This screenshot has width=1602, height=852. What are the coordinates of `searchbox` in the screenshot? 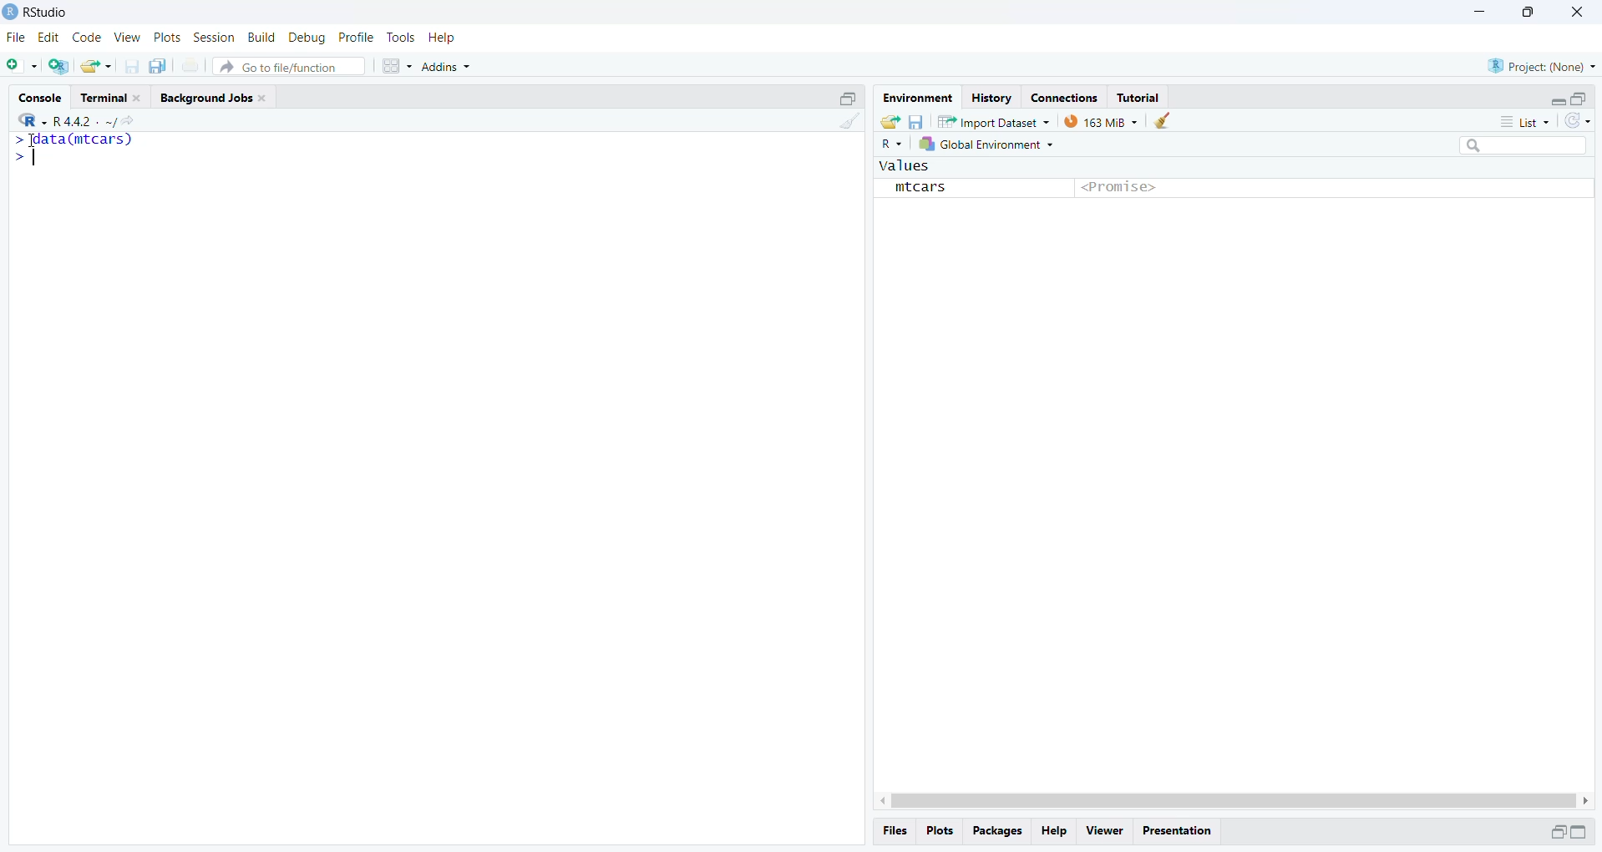 It's located at (1524, 145).